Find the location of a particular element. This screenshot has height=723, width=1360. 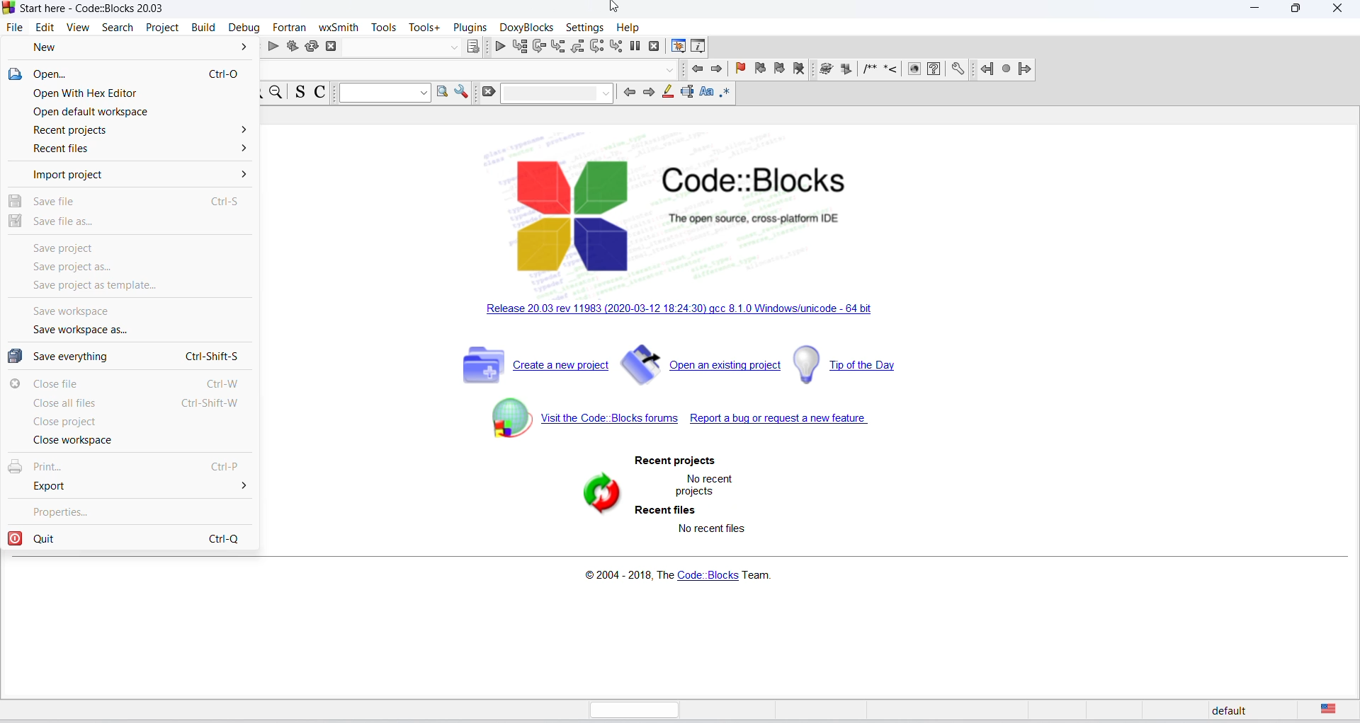

next line  is located at coordinates (538, 47).